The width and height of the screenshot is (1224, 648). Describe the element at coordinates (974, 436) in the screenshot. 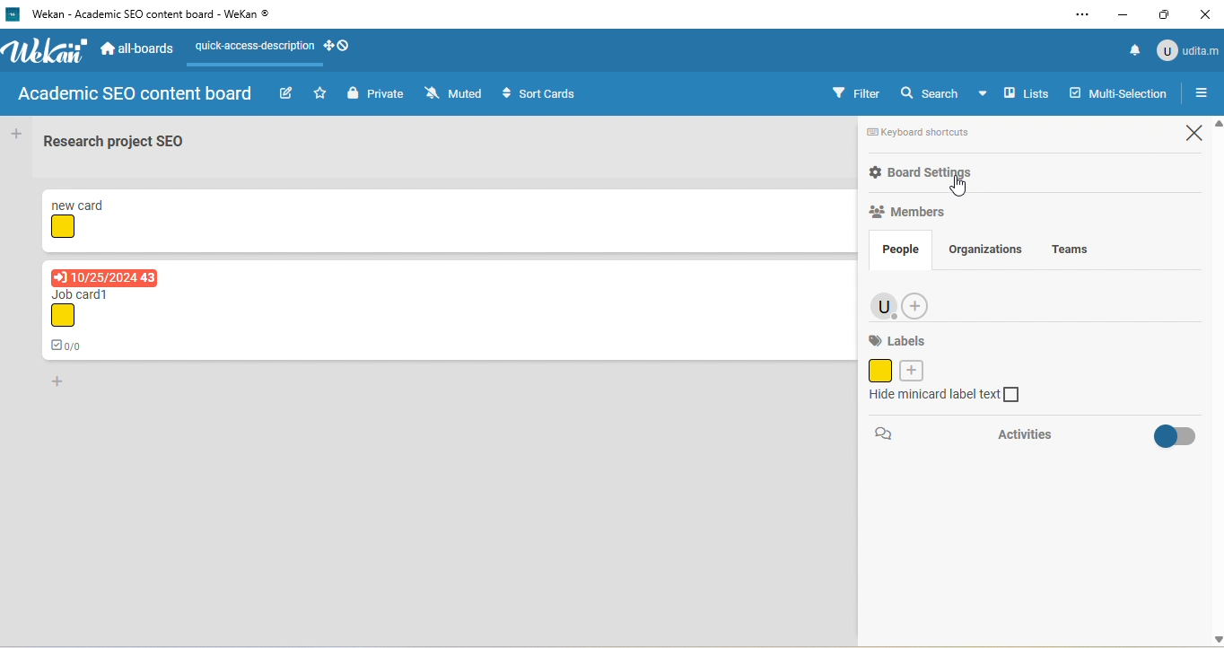

I see `activities` at that location.